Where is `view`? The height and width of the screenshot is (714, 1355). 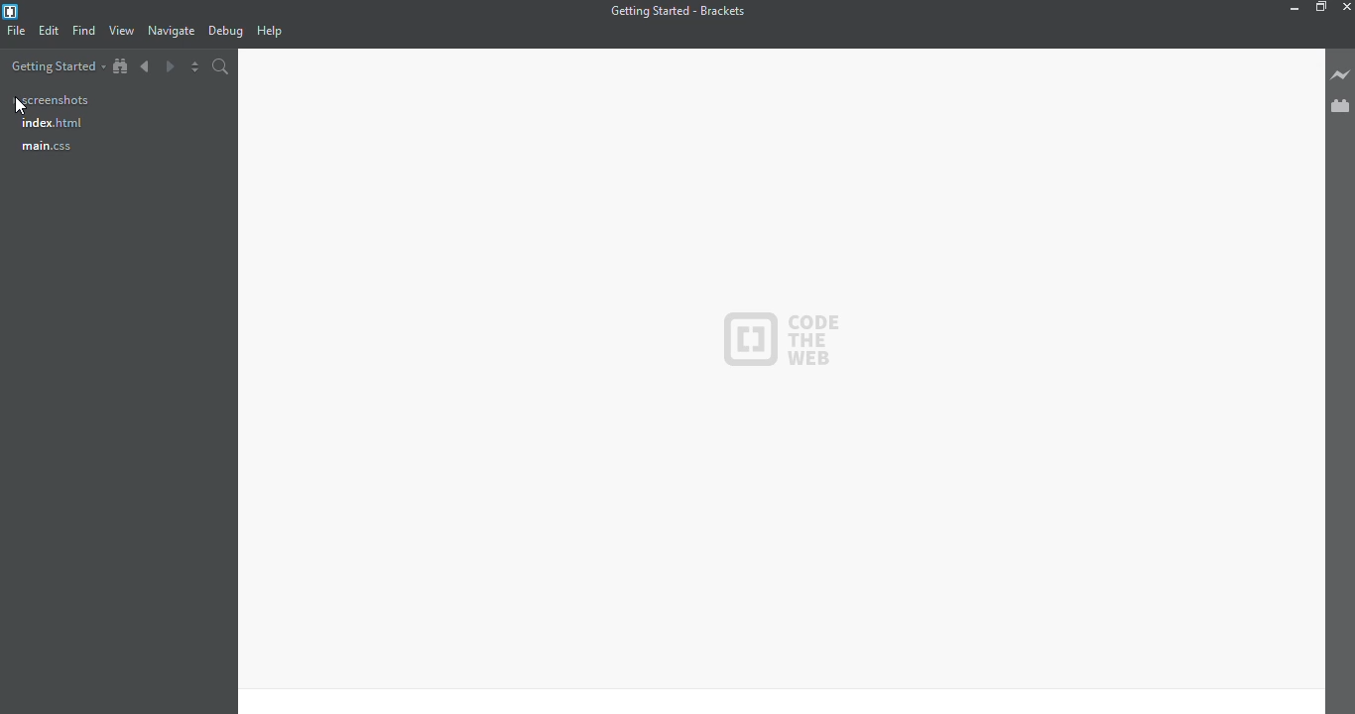
view is located at coordinates (122, 31).